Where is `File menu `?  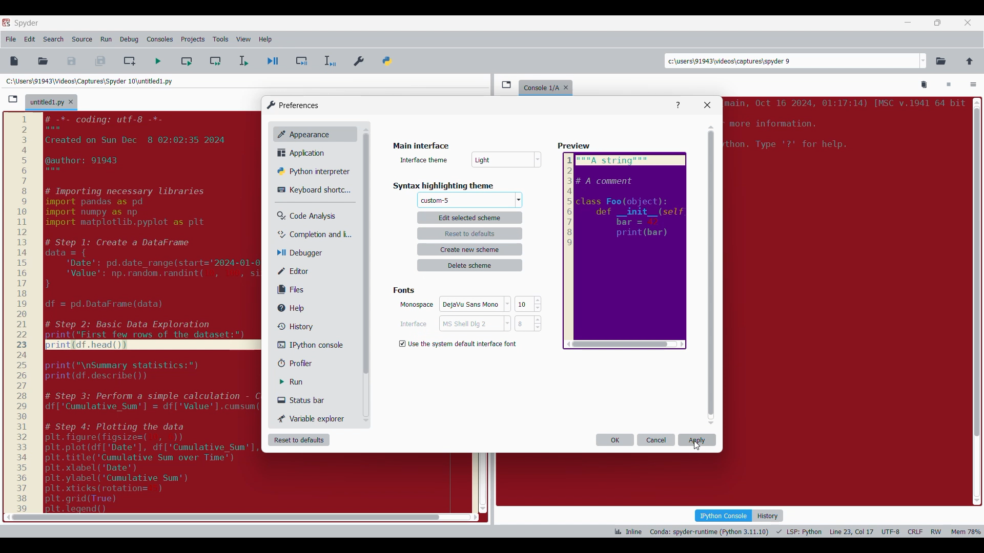
File menu  is located at coordinates (11, 39).